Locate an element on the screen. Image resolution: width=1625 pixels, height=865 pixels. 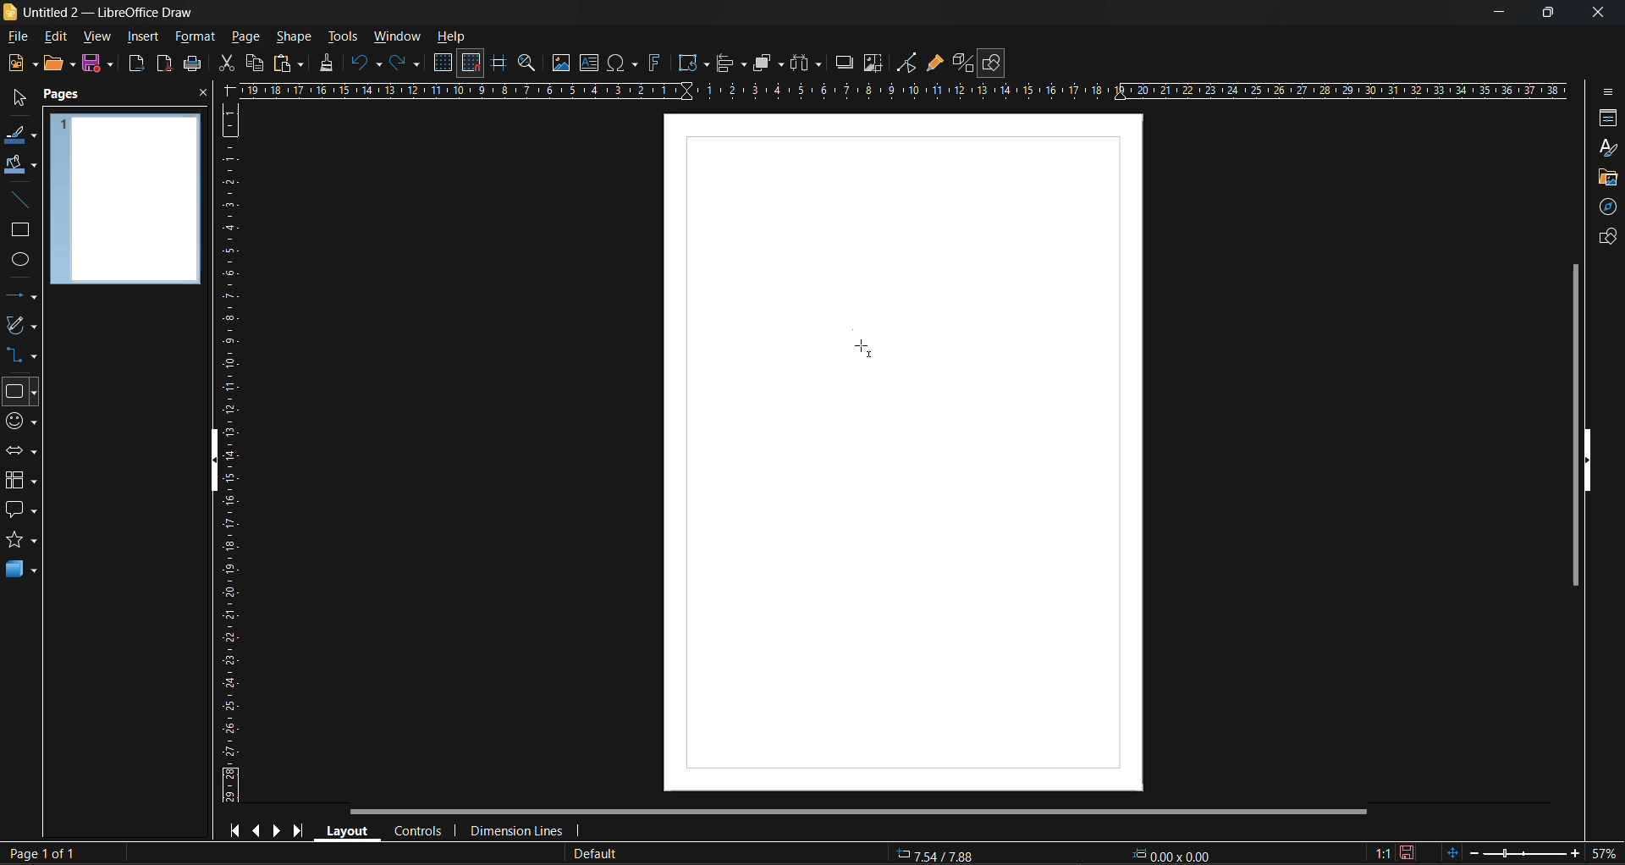
curves and polygons is located at coordinates (22, 323).